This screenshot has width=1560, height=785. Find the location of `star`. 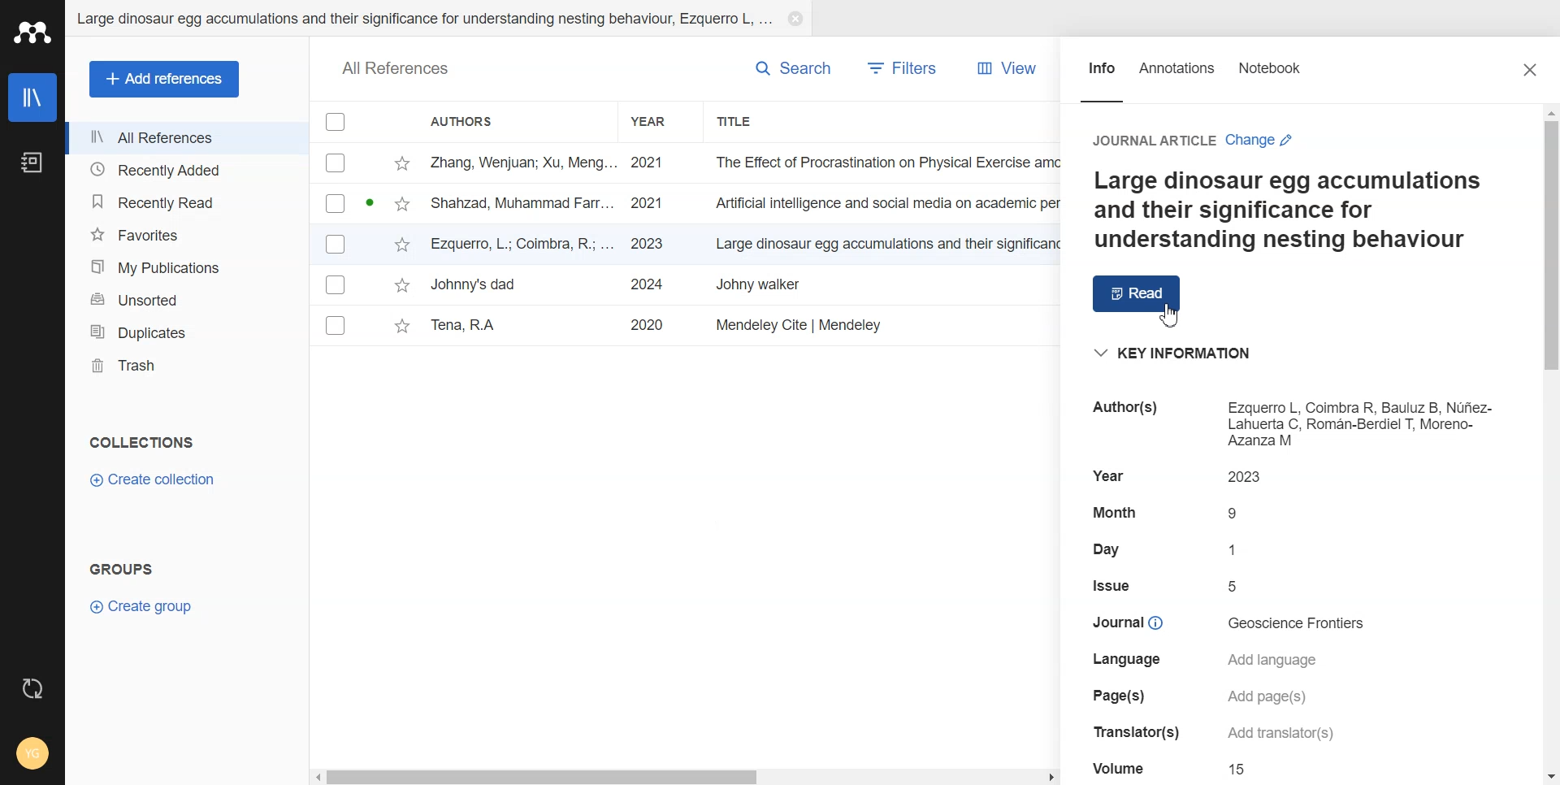

star is located at coordinates (401, 287).